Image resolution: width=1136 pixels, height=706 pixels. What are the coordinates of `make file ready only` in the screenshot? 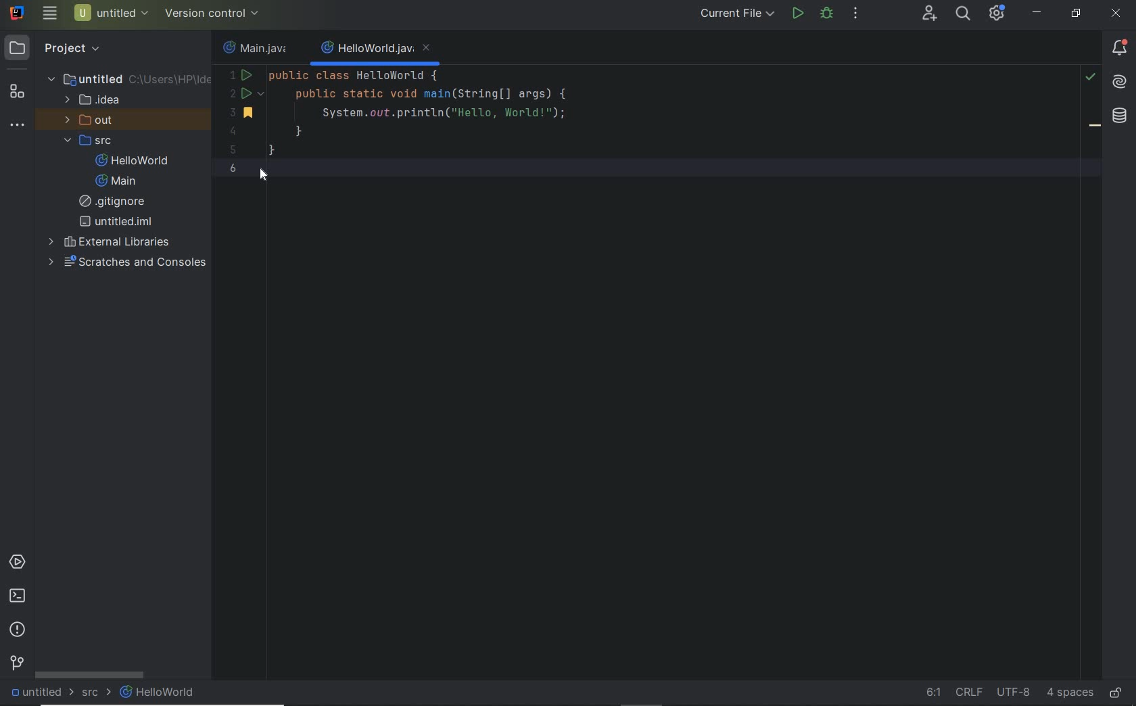 It's located at (1118, 694).